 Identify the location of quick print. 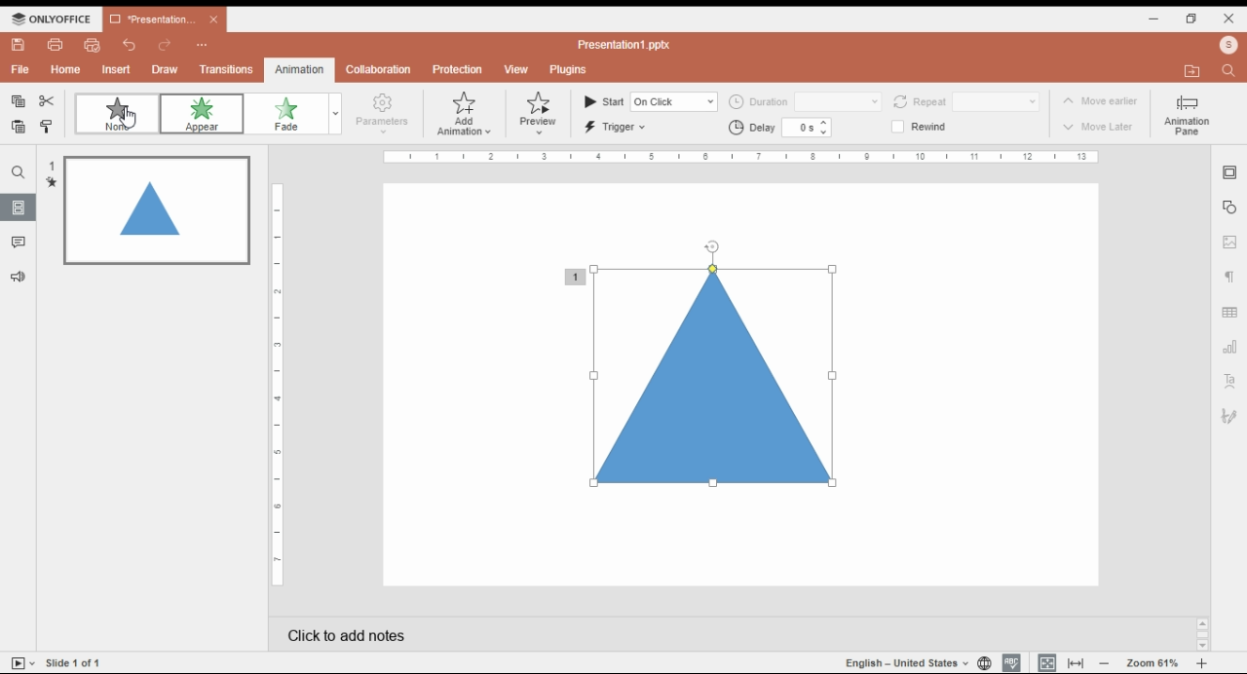
(91, 46).